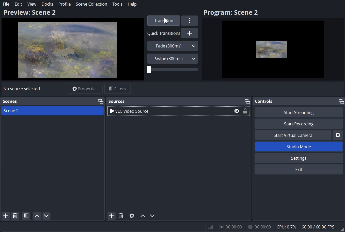 Image resolution: width=345 pixels, height=232 pixels. What do you see at coordinates (173, 46) in the screenshot?
I see `Fade` at bounding box center [173, 46].